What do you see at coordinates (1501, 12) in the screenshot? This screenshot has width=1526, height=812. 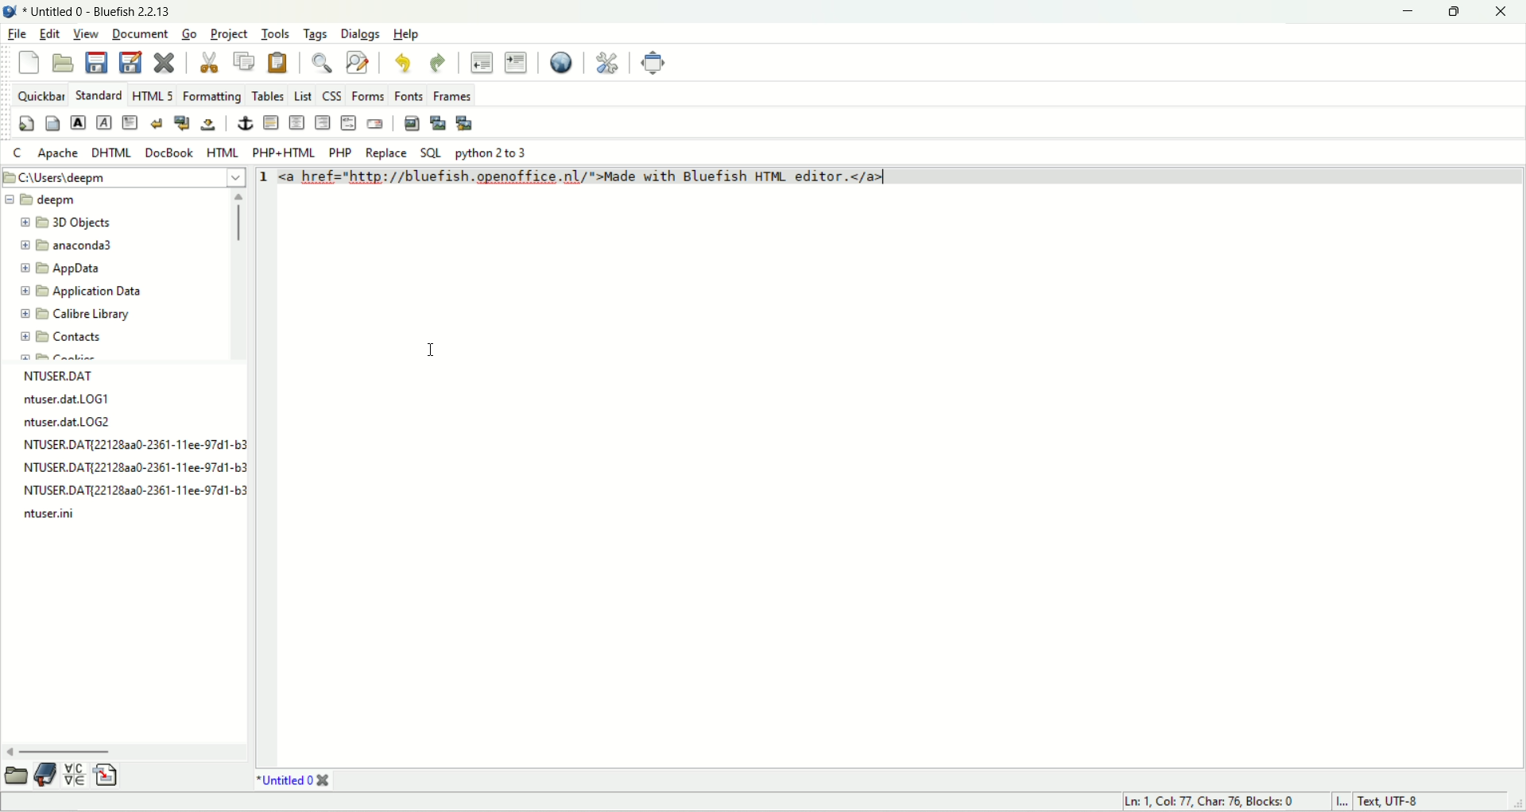 I see `close` at bounding box center [1501, 12].